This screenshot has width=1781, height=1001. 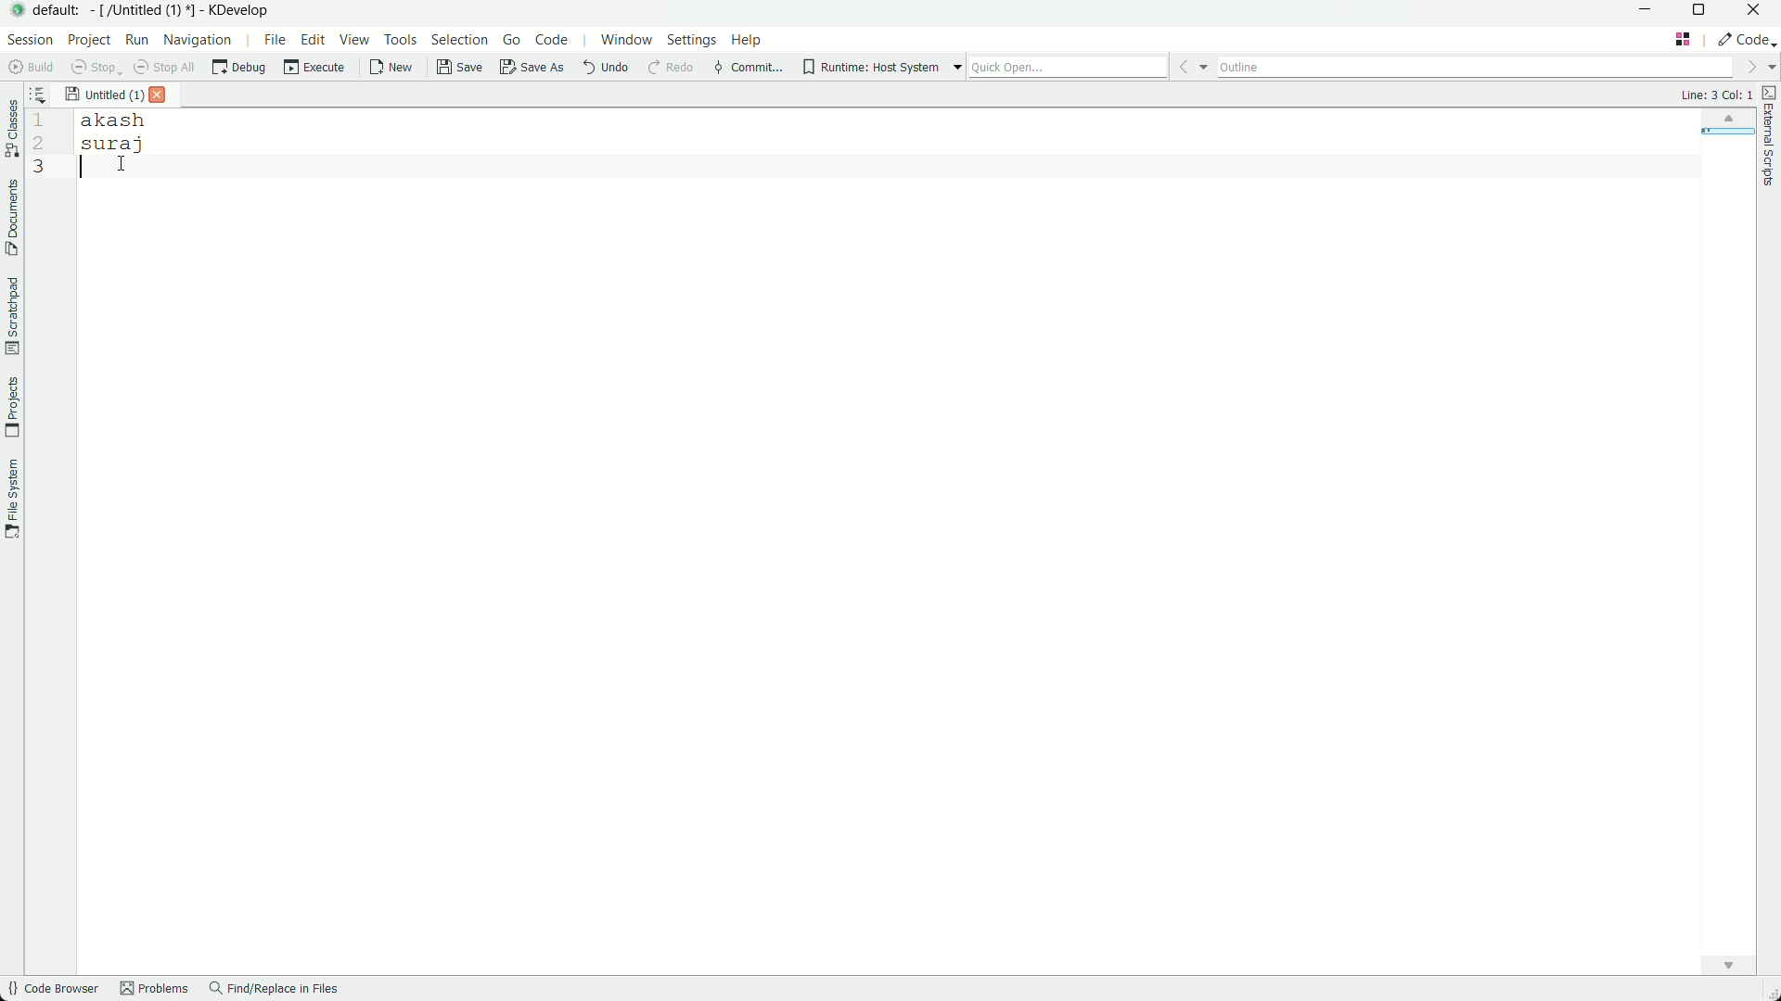 What do you see at coordinates (11, 131) in the screenshot?
I see `classes` at bounding box center [11, 131].